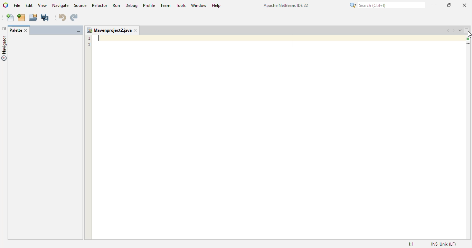 Image resolution: width=472 pixels, height=248 pixels. What do you see at coordinates (6, 5) in the screenshot?
I see `logo` at bounding box center [6, 5].